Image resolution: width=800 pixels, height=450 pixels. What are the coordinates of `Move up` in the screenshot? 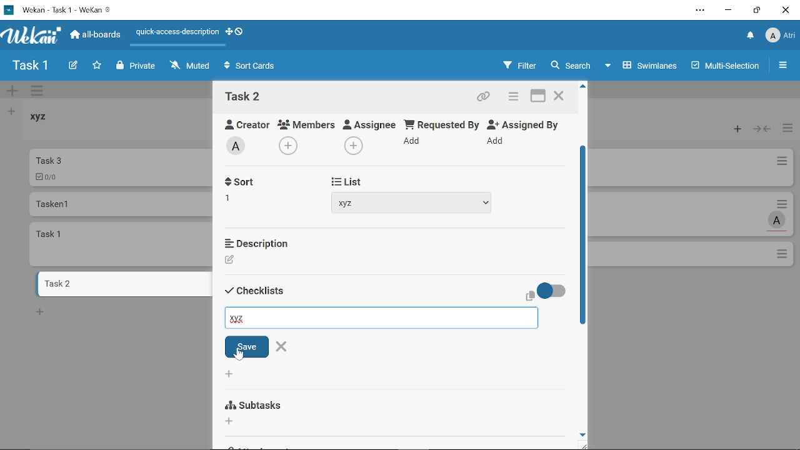 It's located at (583, 86).